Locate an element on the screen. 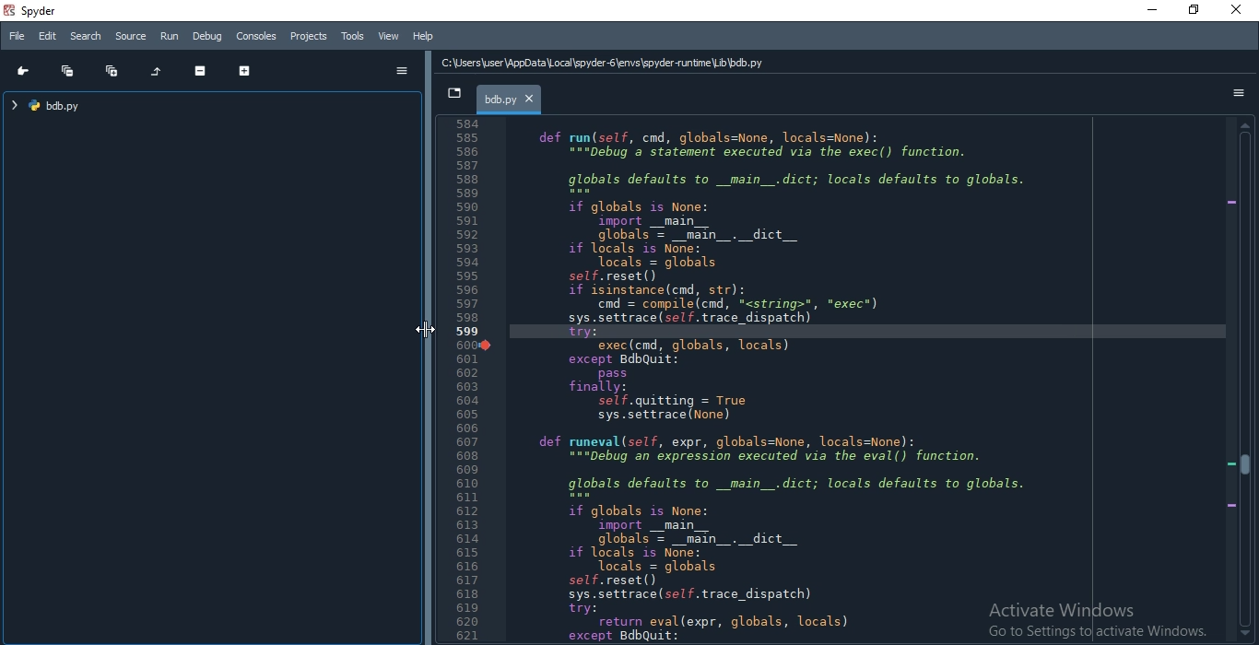 The image size is (1259, 645). Source is located at coordinates (130, 37).